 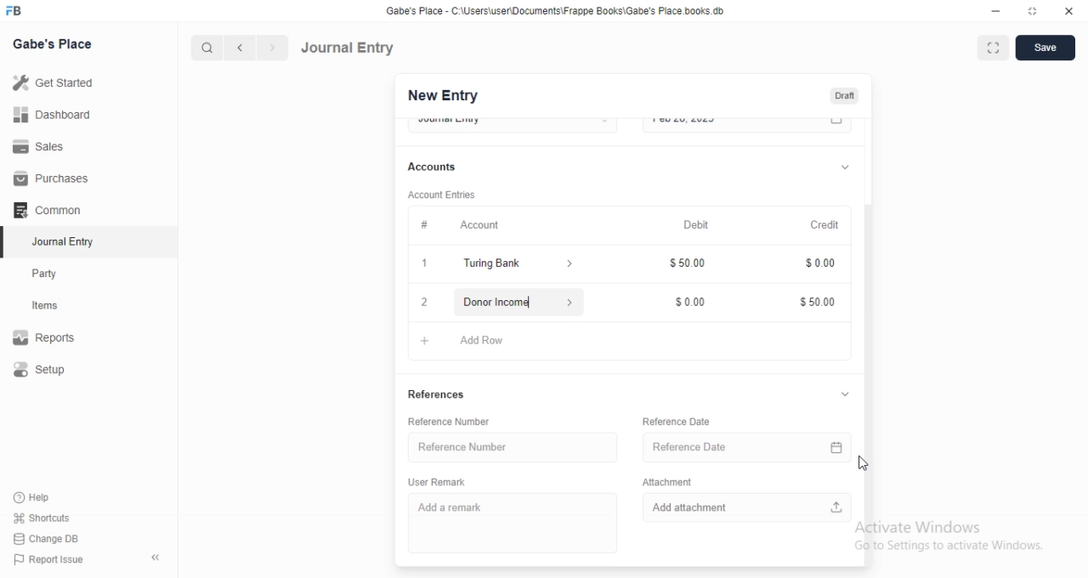 What do you see at coordinates (667, 480) in the screenshot?
I see `Attachment` at bounding box center [667, 480].